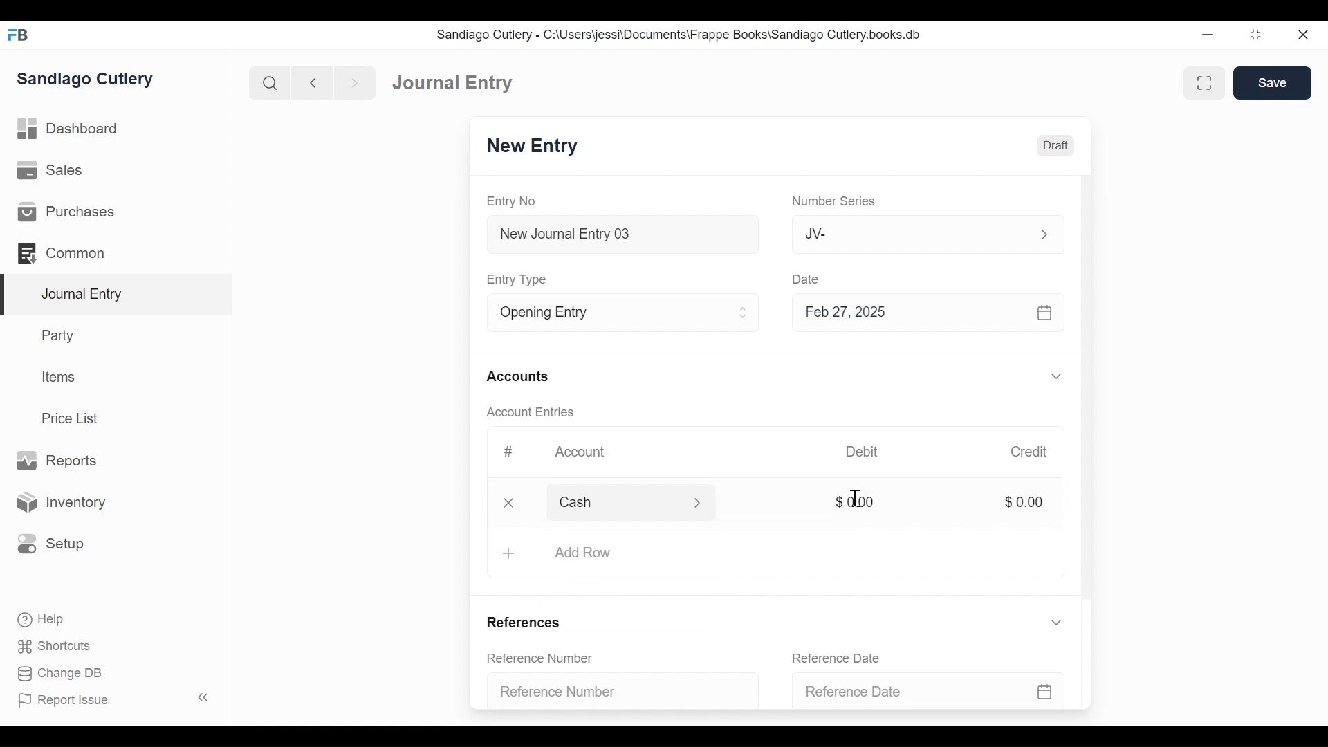 This screenshot has width=1328, height=747. What do you see at coordinates (1023, 501) in the screenshot?
I see `$0.00` at bounding box center [1023, 501].